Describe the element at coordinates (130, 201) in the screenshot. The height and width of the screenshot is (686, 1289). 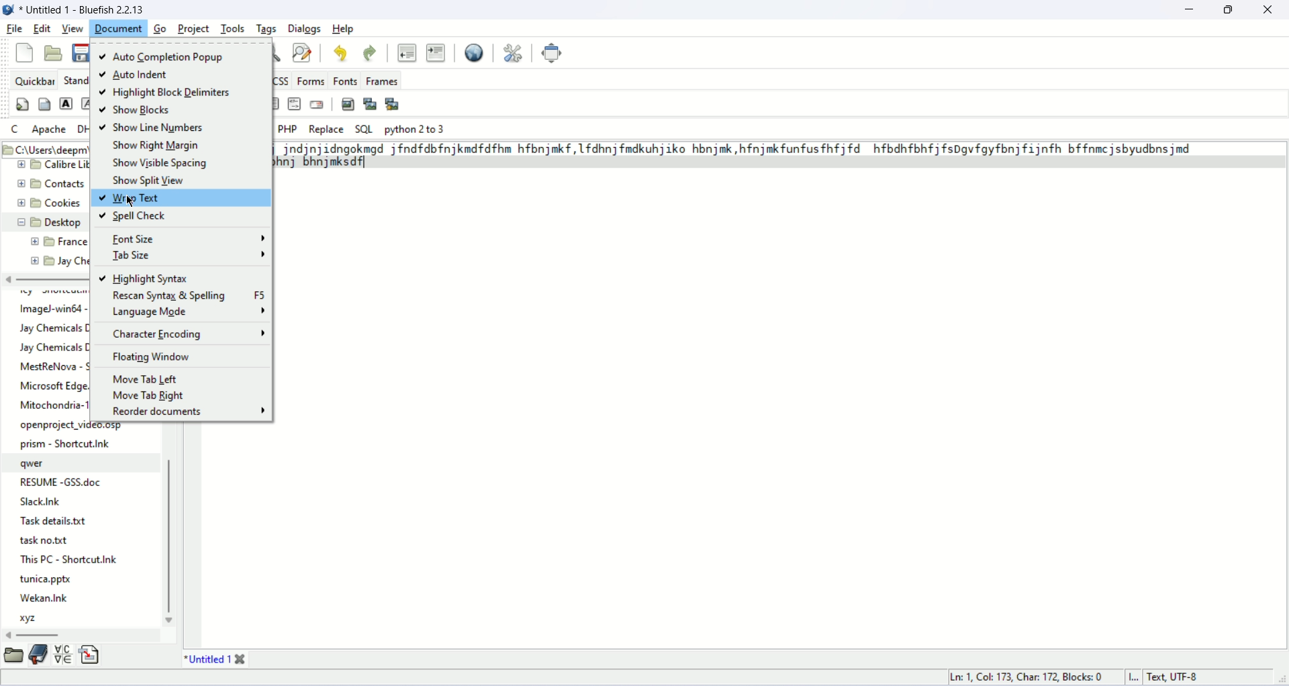
I see `cursor` at that location.